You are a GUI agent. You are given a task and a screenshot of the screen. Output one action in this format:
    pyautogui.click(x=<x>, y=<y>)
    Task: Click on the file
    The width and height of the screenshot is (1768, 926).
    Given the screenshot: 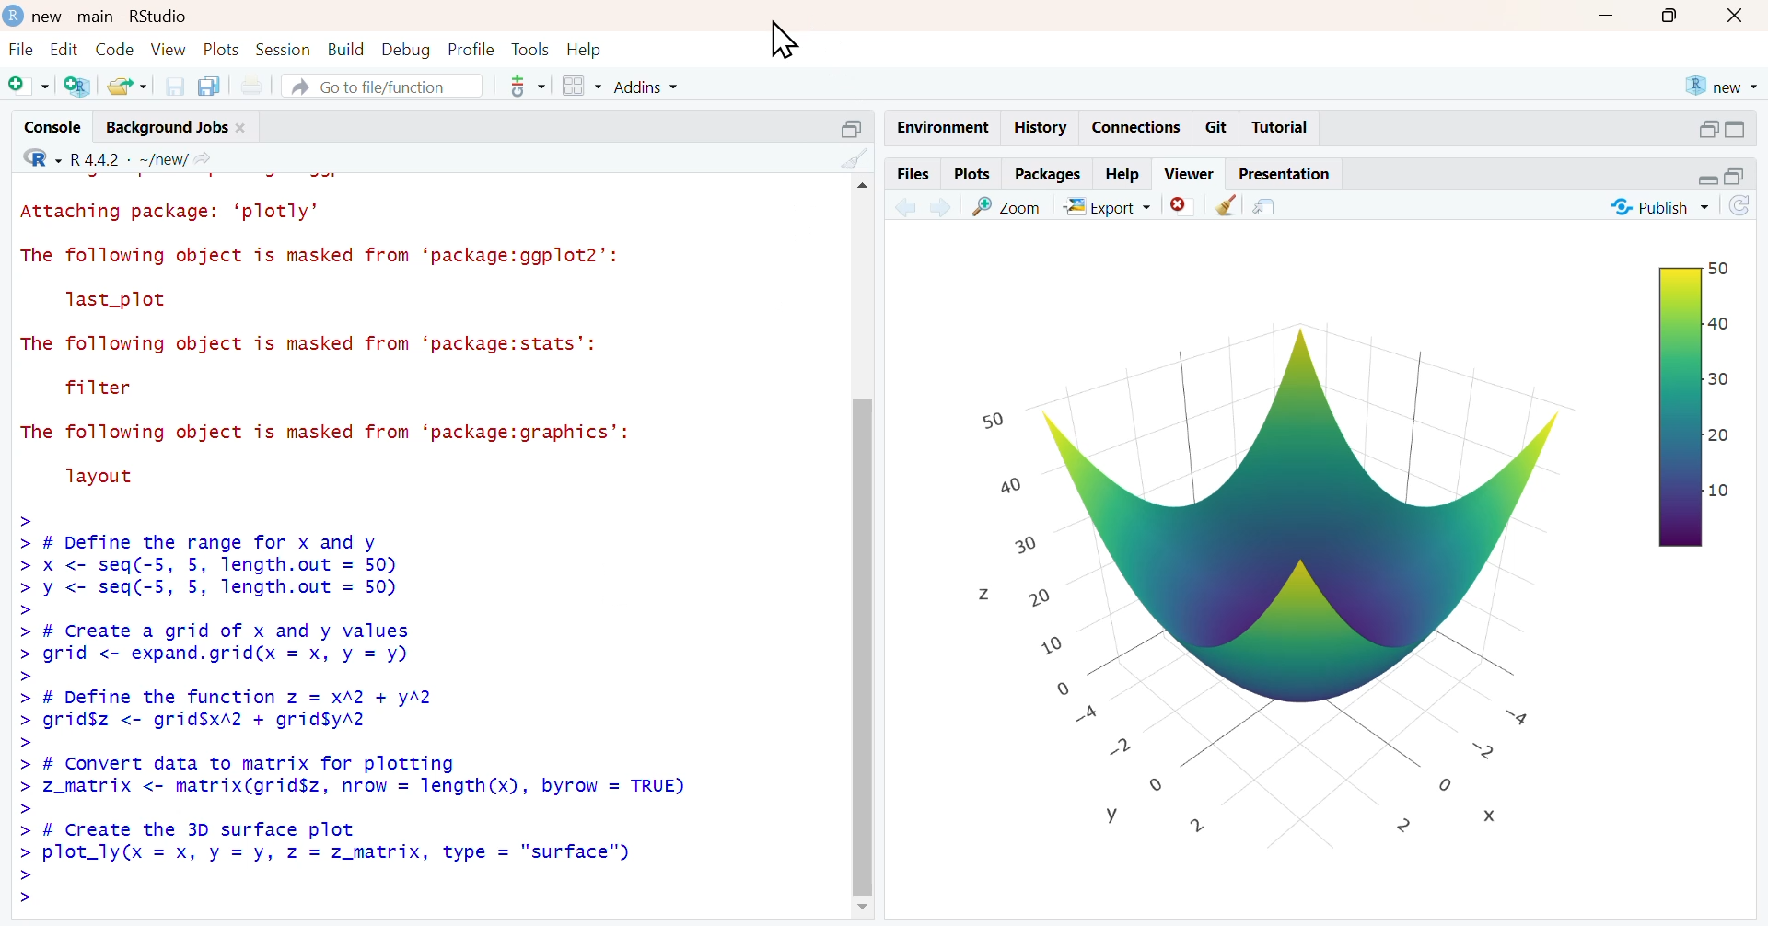 What is the action you would take?
    pyautogui.click(x=18, y=49)
    